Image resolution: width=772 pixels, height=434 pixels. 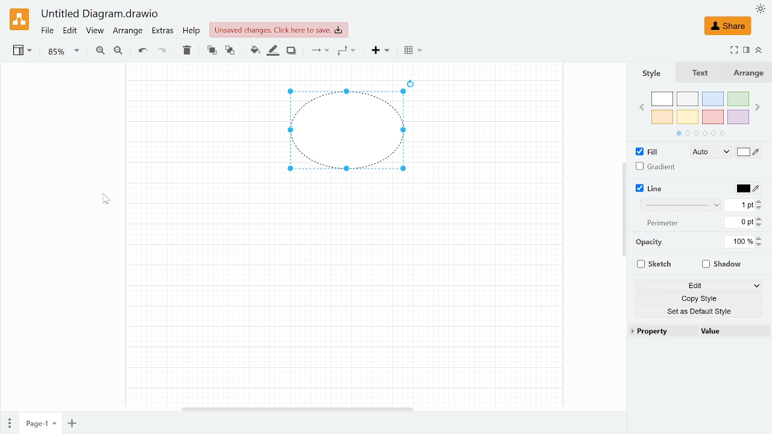 What do you see at coordinates (706, 73) in the screenshot?
I see `Text` at bounding box center [706, 73].